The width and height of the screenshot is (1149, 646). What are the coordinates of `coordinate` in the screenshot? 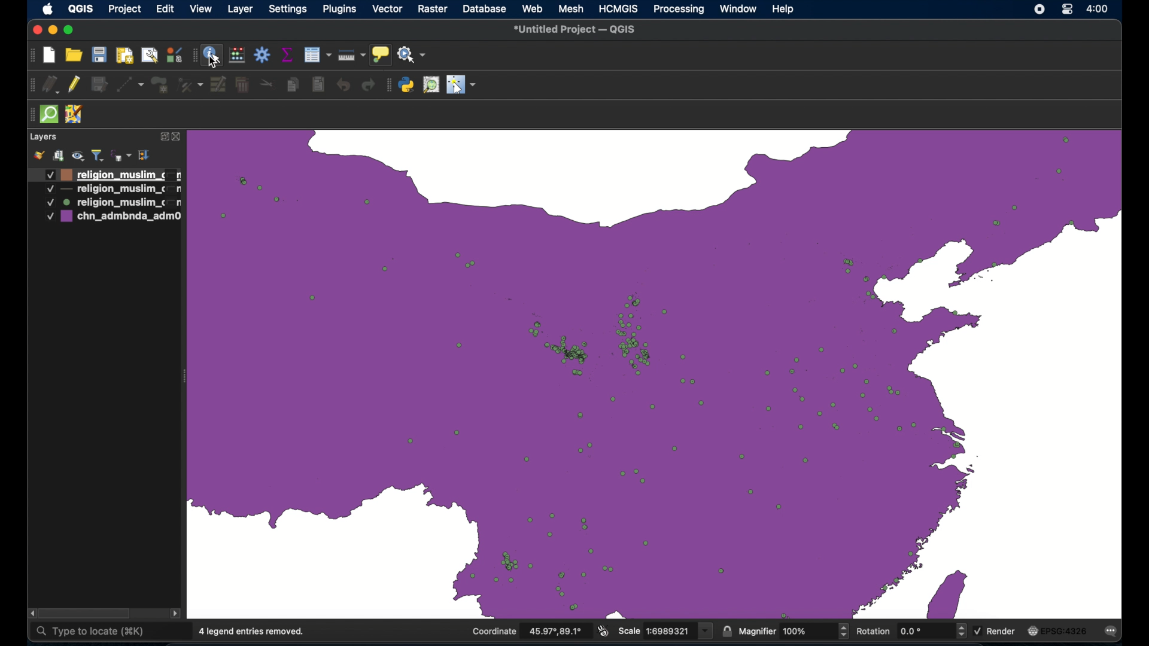 It's located at (528, 632).